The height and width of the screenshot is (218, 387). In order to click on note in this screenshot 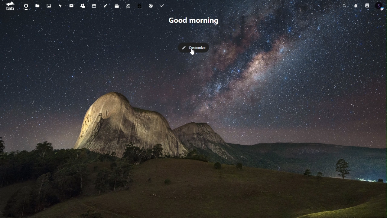, I will do `click(106, 6)`.